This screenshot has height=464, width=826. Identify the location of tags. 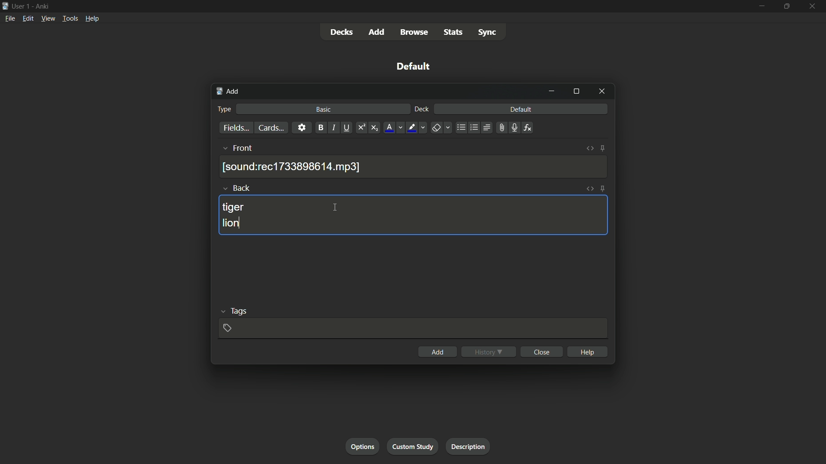
(238, 312).